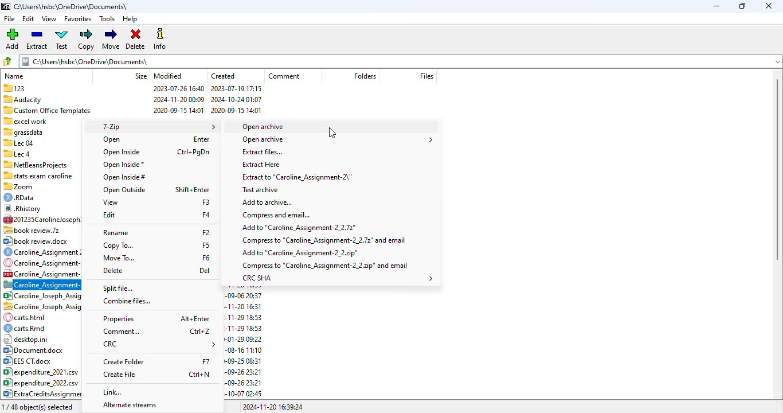  What do you see at coordinates (116, 245) in the screenshot?
I see `copy to` at bounding box center [116, 245].